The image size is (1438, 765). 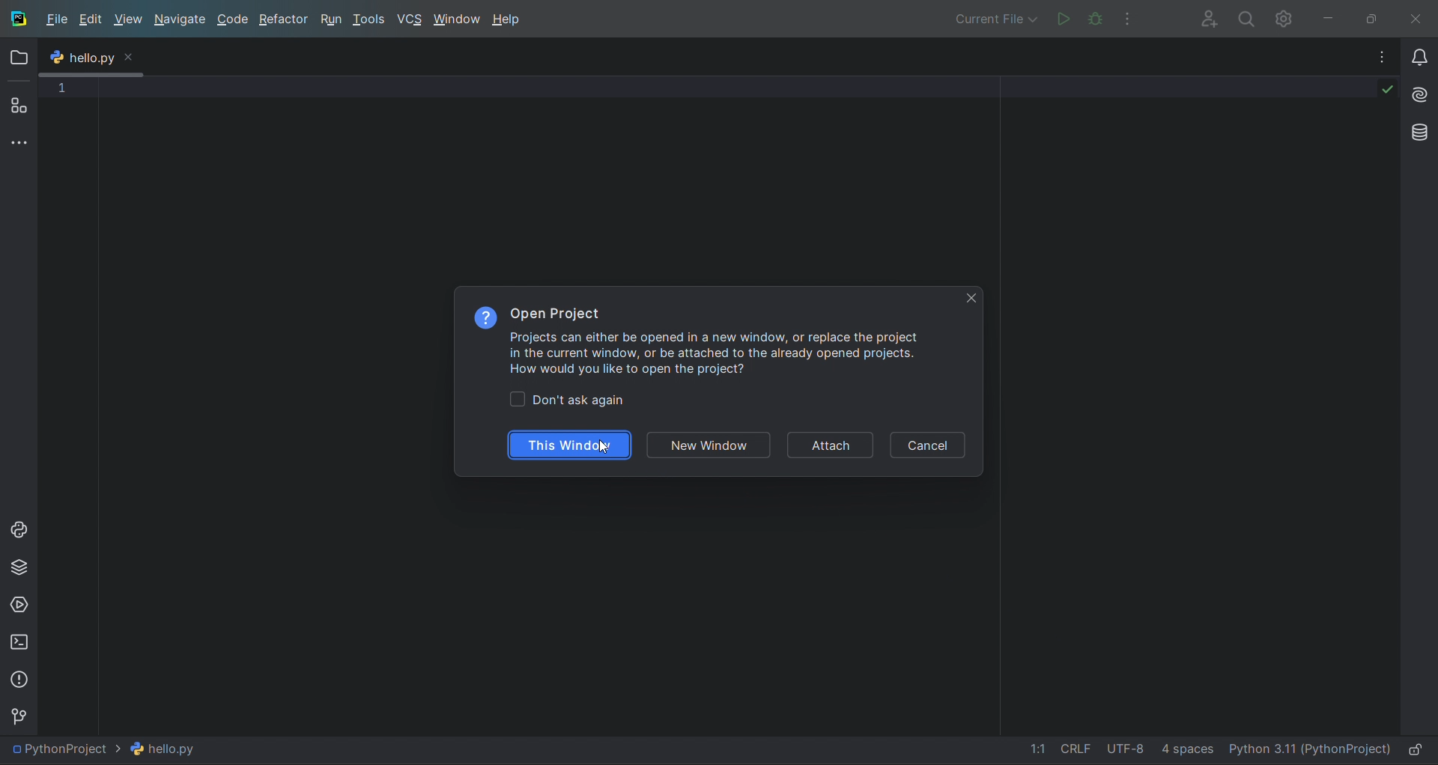 What do you see at coordinates (995, 17) in the screenshot?
I see `debug/run options` at bounding box center [995, 17].